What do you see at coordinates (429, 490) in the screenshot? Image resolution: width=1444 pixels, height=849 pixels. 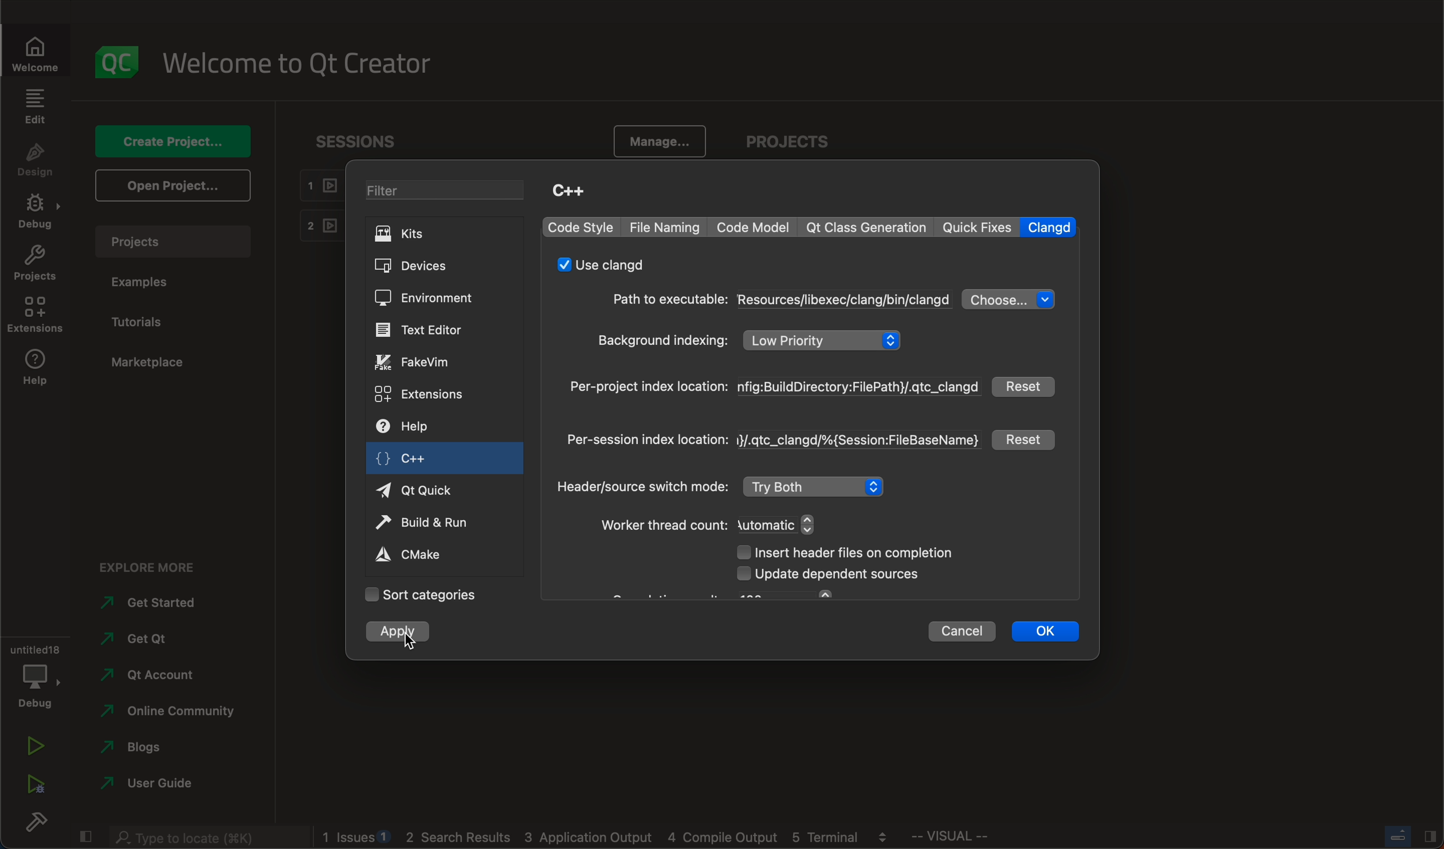 I see `qt` at bounding box center [429, 490].